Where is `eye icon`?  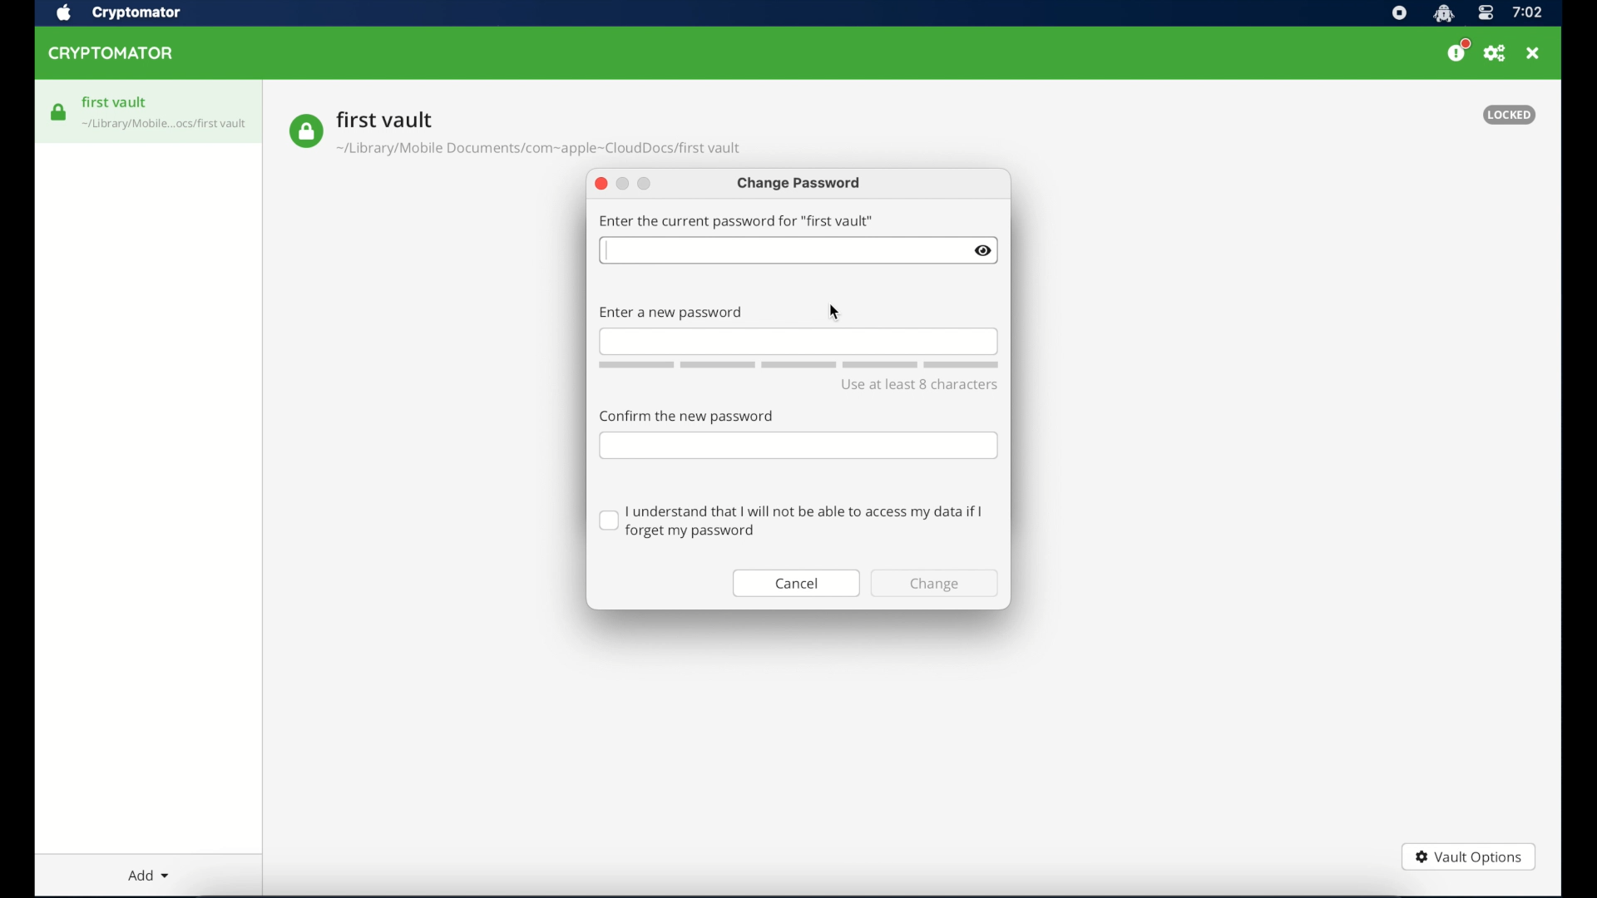 eye icon is located at coordinates (983, 251).